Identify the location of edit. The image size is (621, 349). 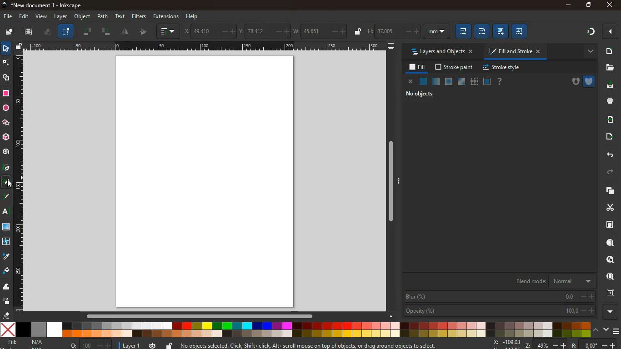
(481, 31).